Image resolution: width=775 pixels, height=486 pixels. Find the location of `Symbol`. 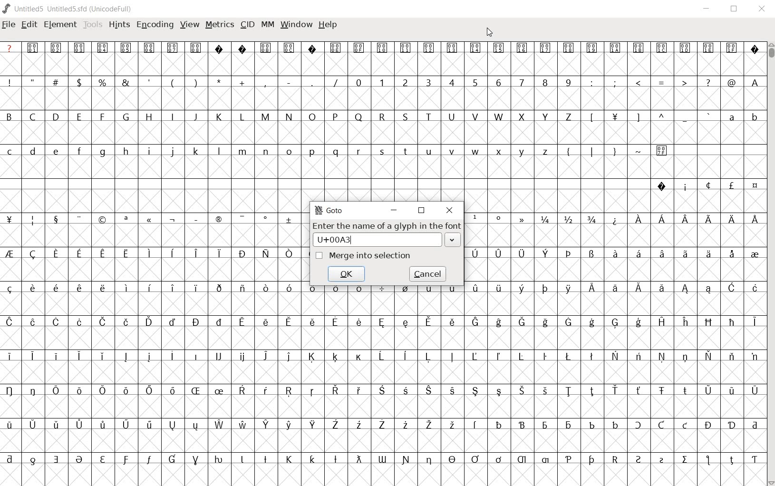

Symbol is located at coordinates (591, 460).